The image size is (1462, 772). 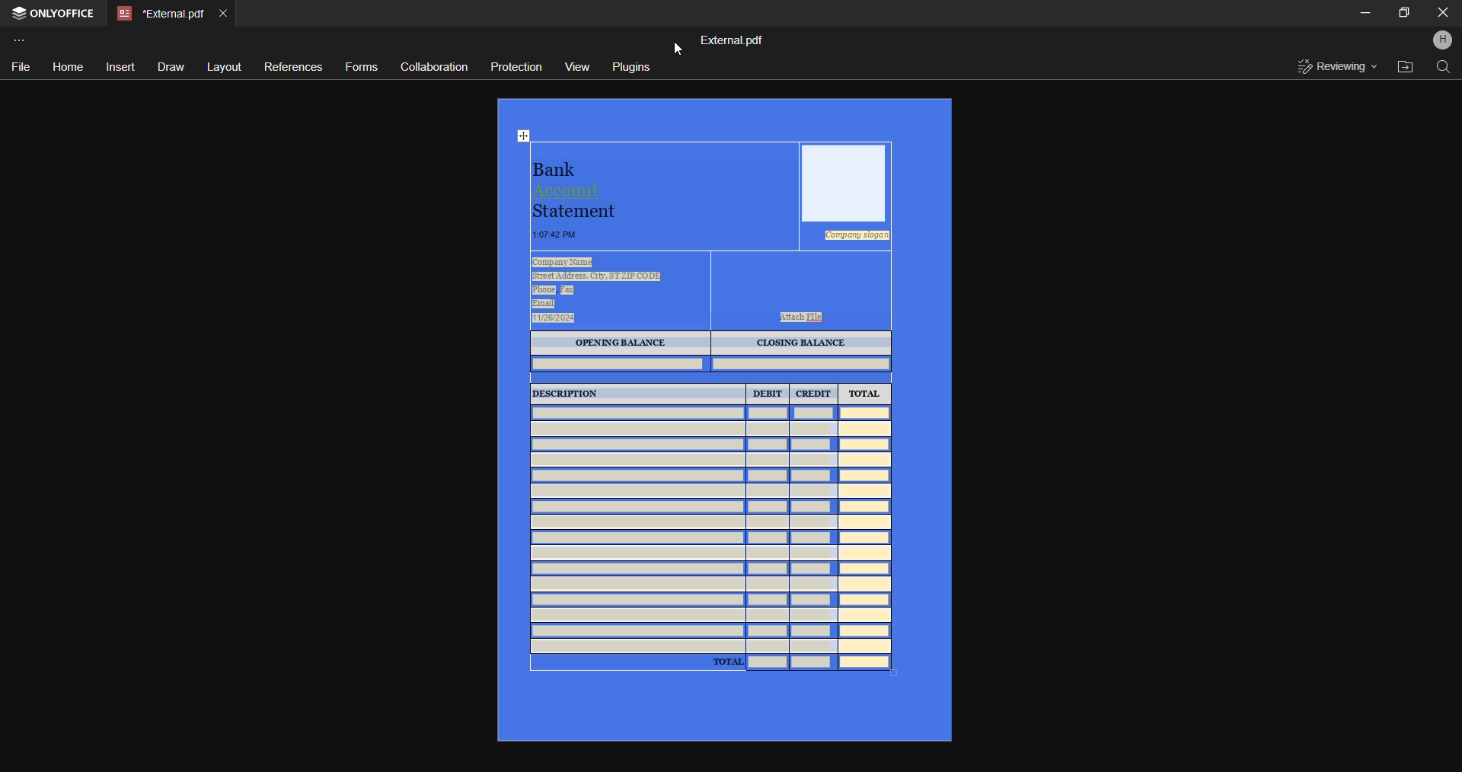 I want to click on Close, so click(x=1443, y=13).